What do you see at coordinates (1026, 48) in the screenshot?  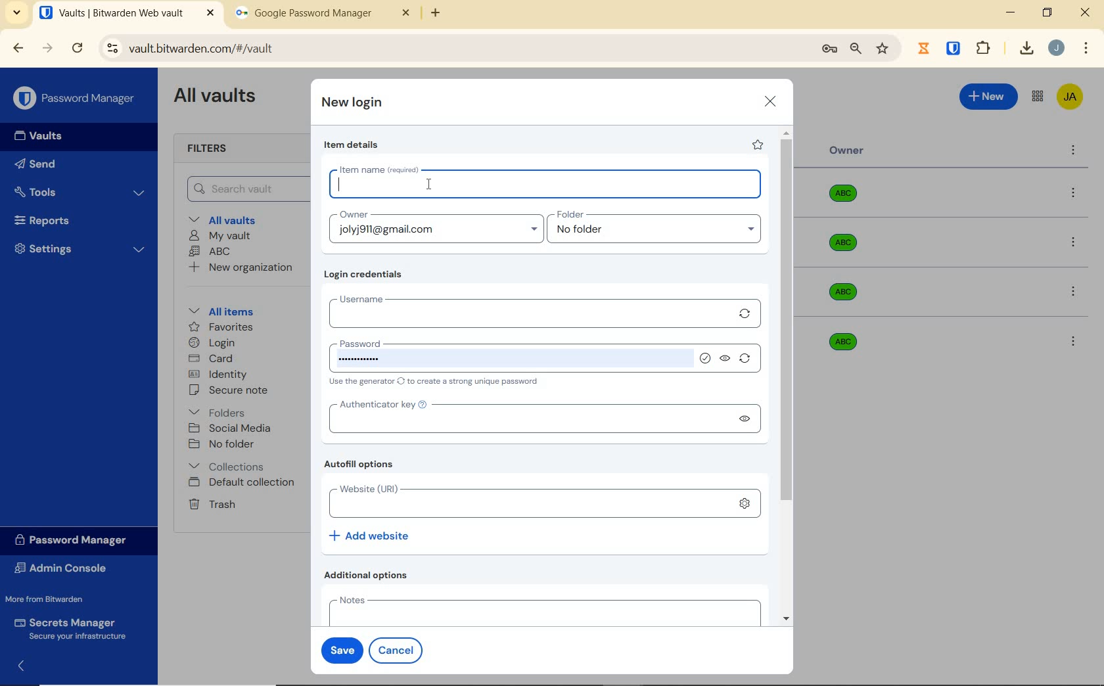 I see `download` at bounding box center [1026, 48].